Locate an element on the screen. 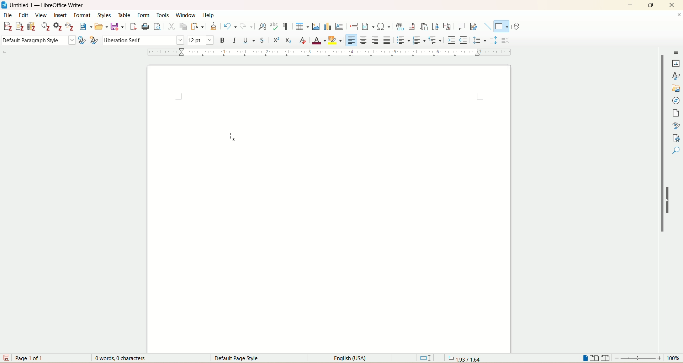 This screenshot has width=683, height=363. new style from selection is located at coordinates (94, 39).